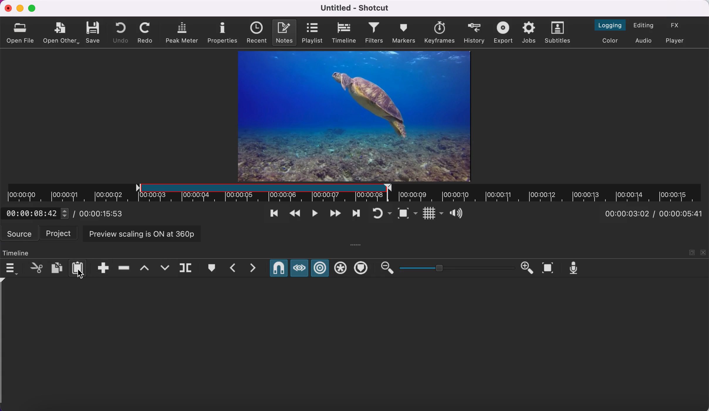 This screenshot has width=709, height=411. Describe the element at coordinates (142, 234) in the screenshot. I see `preview scaling is on at 360p` at that location.